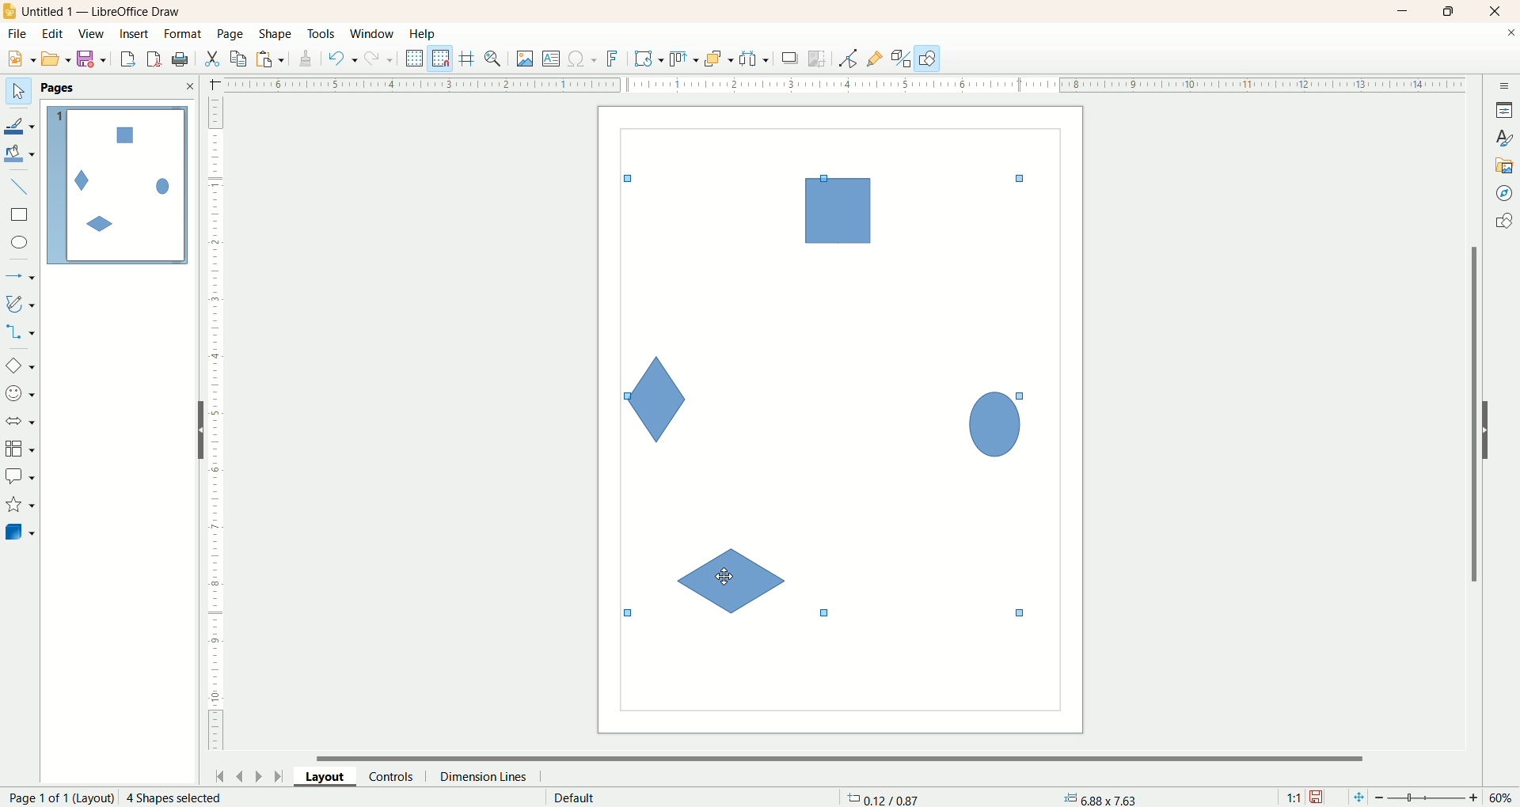  I want to click on Pages, so click(61, 89).